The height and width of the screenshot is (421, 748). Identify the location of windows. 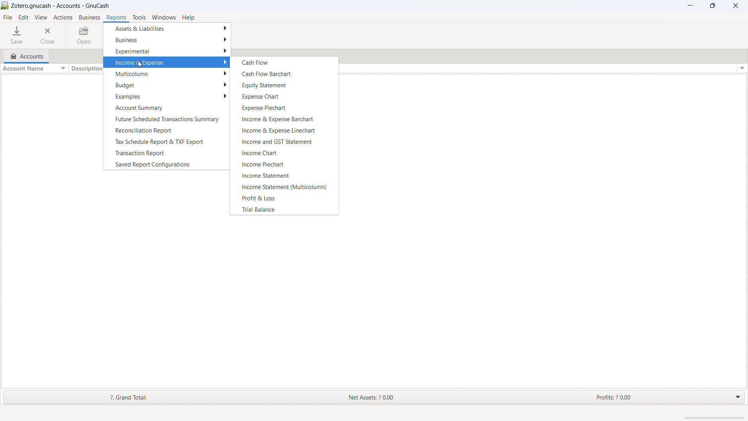
(164, 17).